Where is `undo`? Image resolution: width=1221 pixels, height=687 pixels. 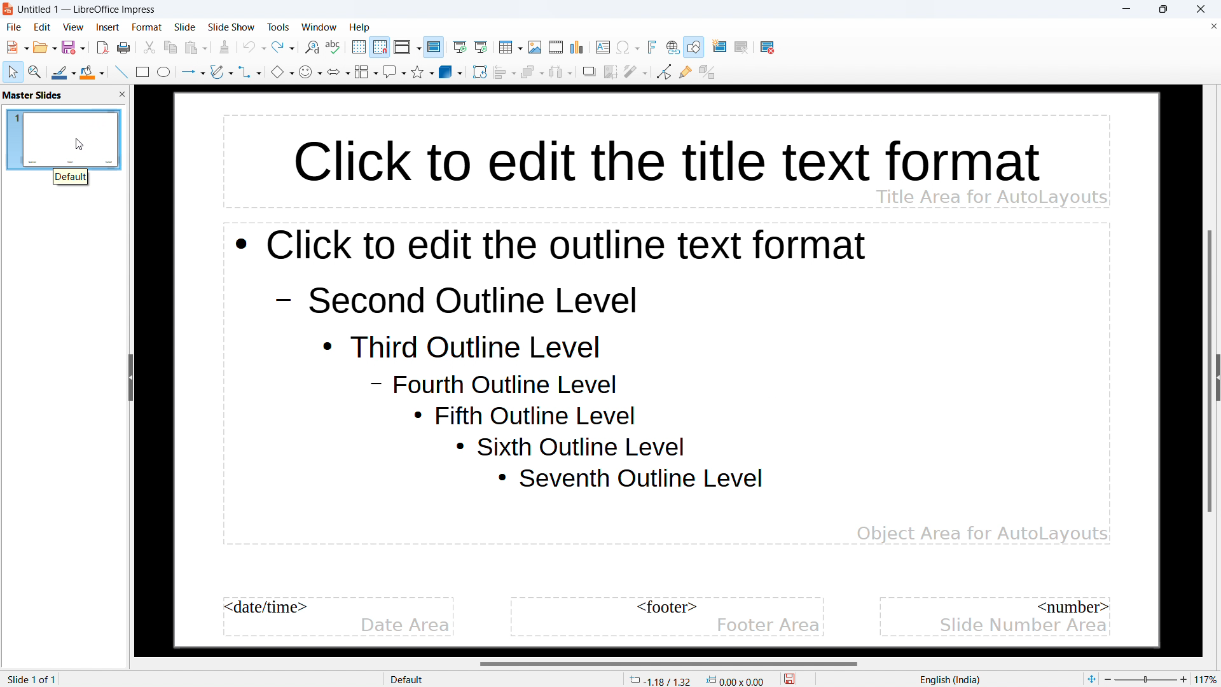
undo is located at coordinates (254, 47).